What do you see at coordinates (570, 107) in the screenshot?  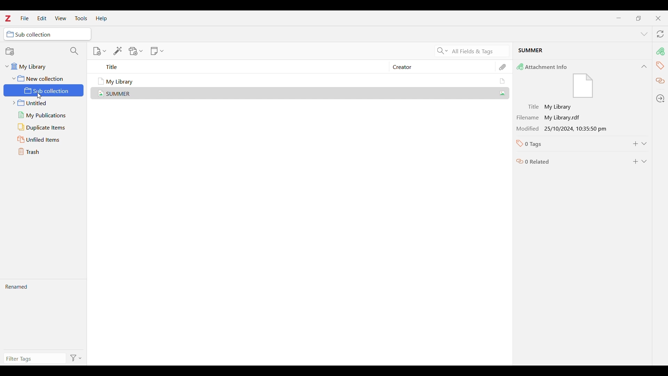 I see `Title: My Library` at bounding box center [570, 107].